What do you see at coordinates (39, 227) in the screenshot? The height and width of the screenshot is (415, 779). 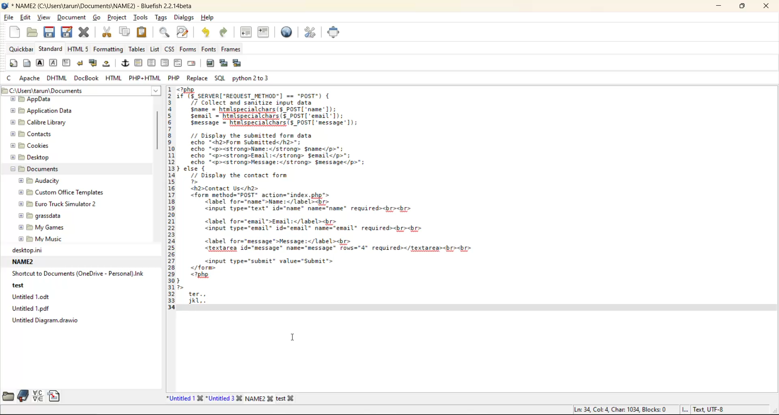 I see `My Games` at bounding box center [39, 227].